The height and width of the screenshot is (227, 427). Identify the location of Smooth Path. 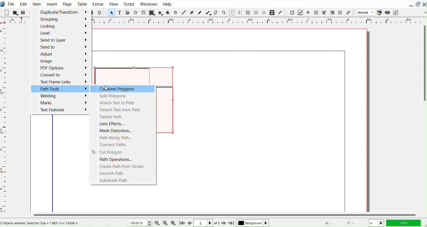
(123, 173).